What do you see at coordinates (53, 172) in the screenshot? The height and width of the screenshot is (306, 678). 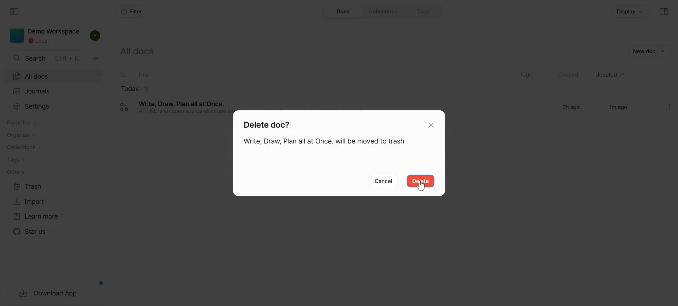 I see `Others` at bounding box center [53, 172].